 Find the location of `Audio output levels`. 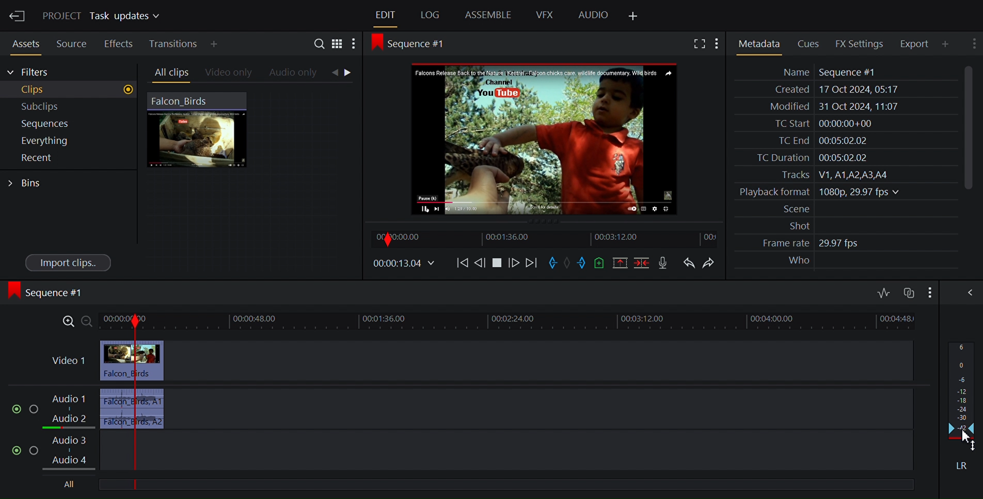

Audio output levels is located at coordinates (962, 390).